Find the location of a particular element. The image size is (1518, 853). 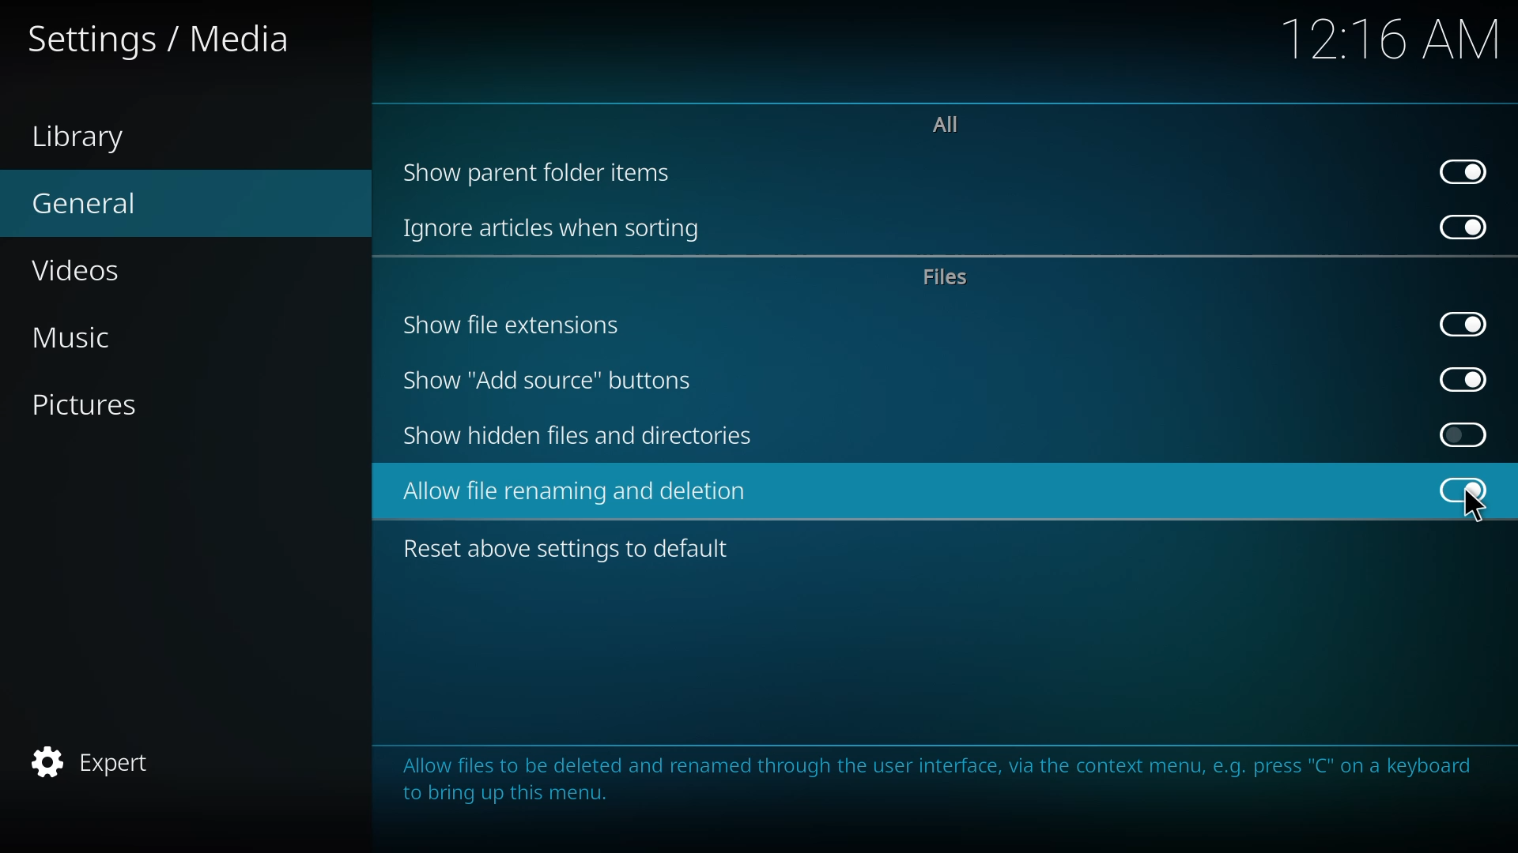

cursor is located at coordinates (1480, 503).